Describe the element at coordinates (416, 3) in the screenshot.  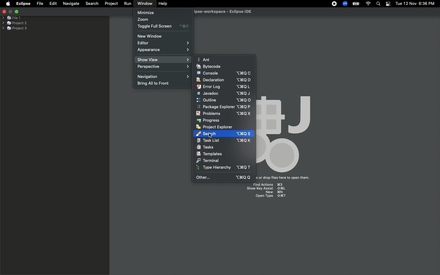
I see `Date/time` at that location.